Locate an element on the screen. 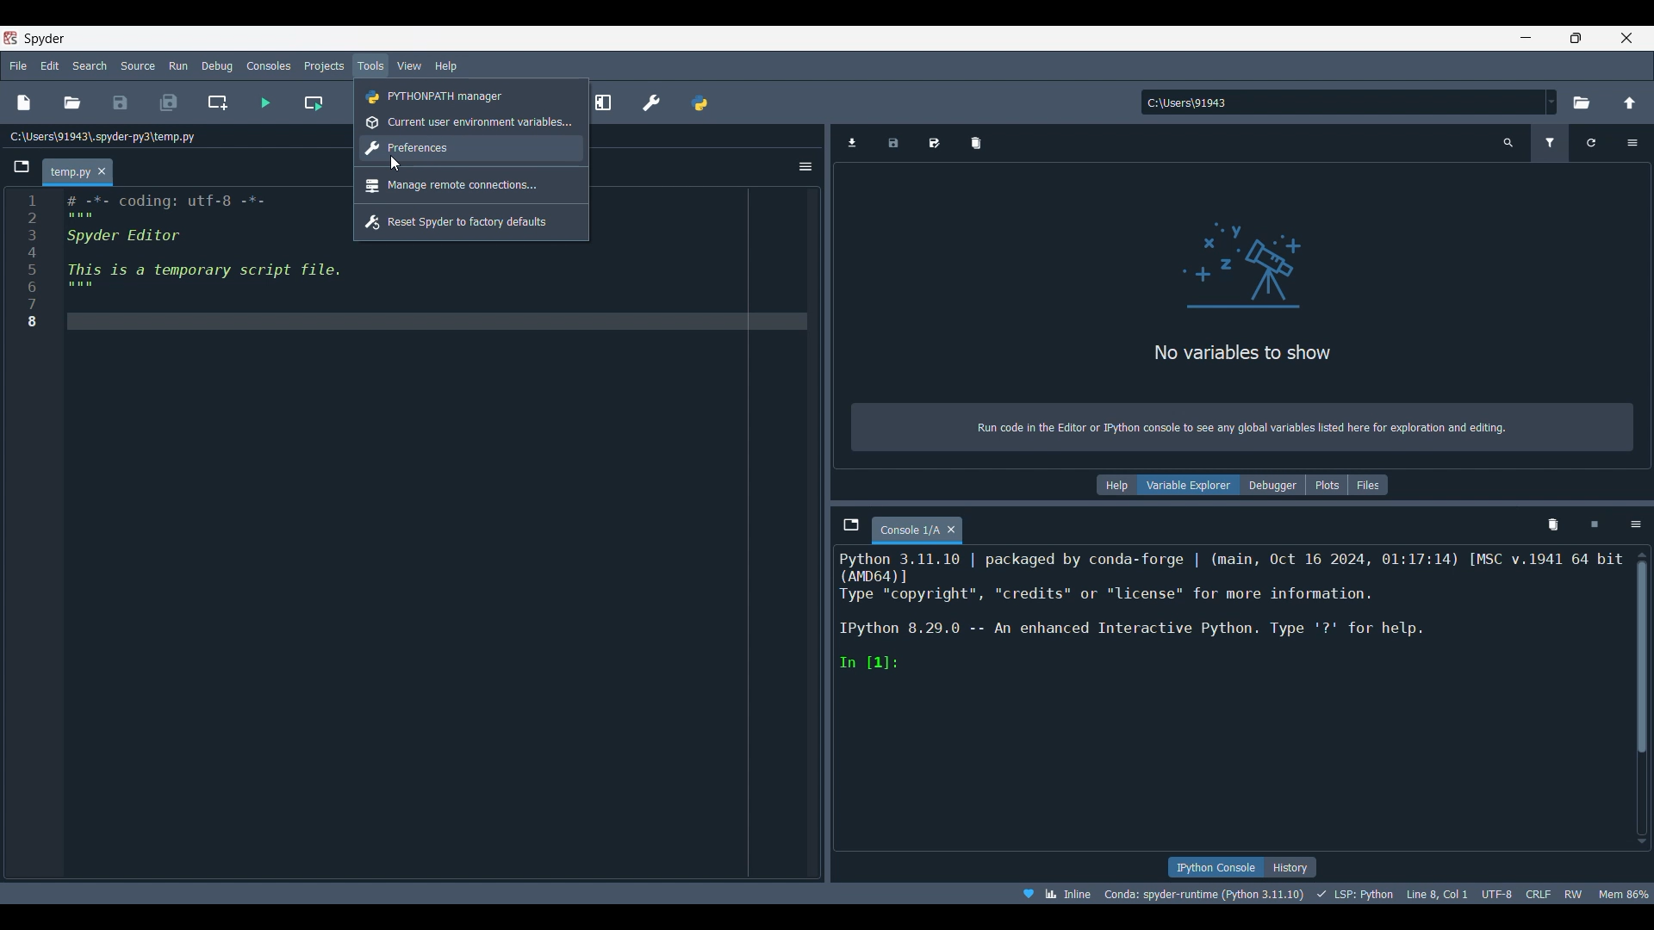 The image size is (1654, 930). Options is located at coordinates (1636, 524).